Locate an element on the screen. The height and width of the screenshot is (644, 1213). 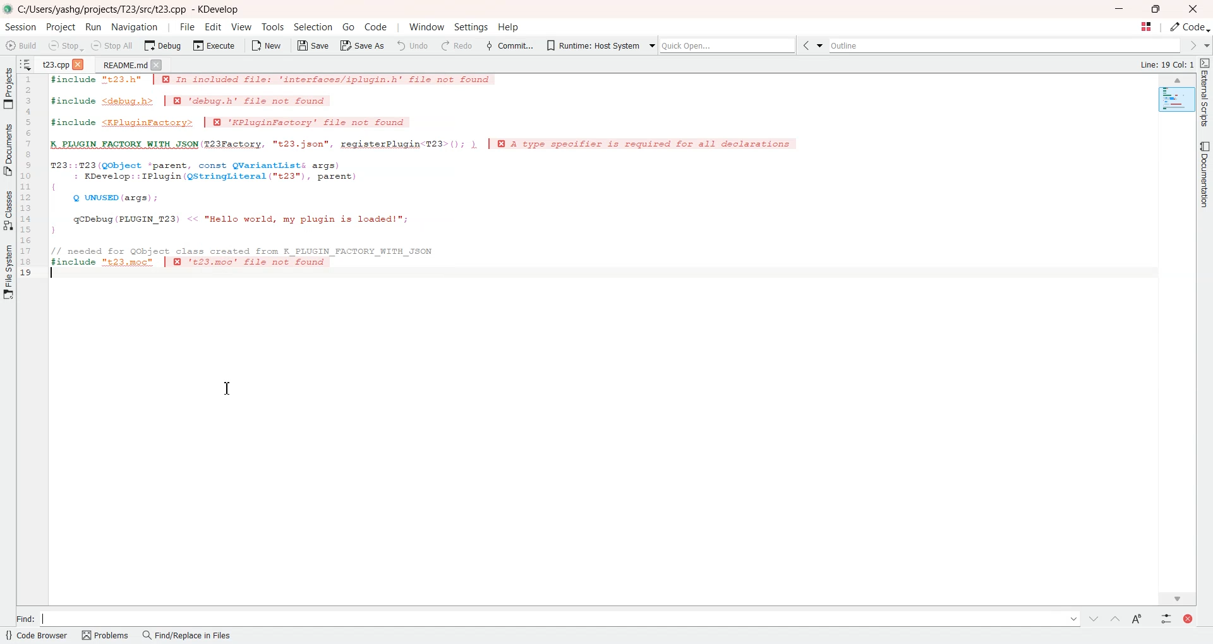
Classes is located at coordinates (8, 210).